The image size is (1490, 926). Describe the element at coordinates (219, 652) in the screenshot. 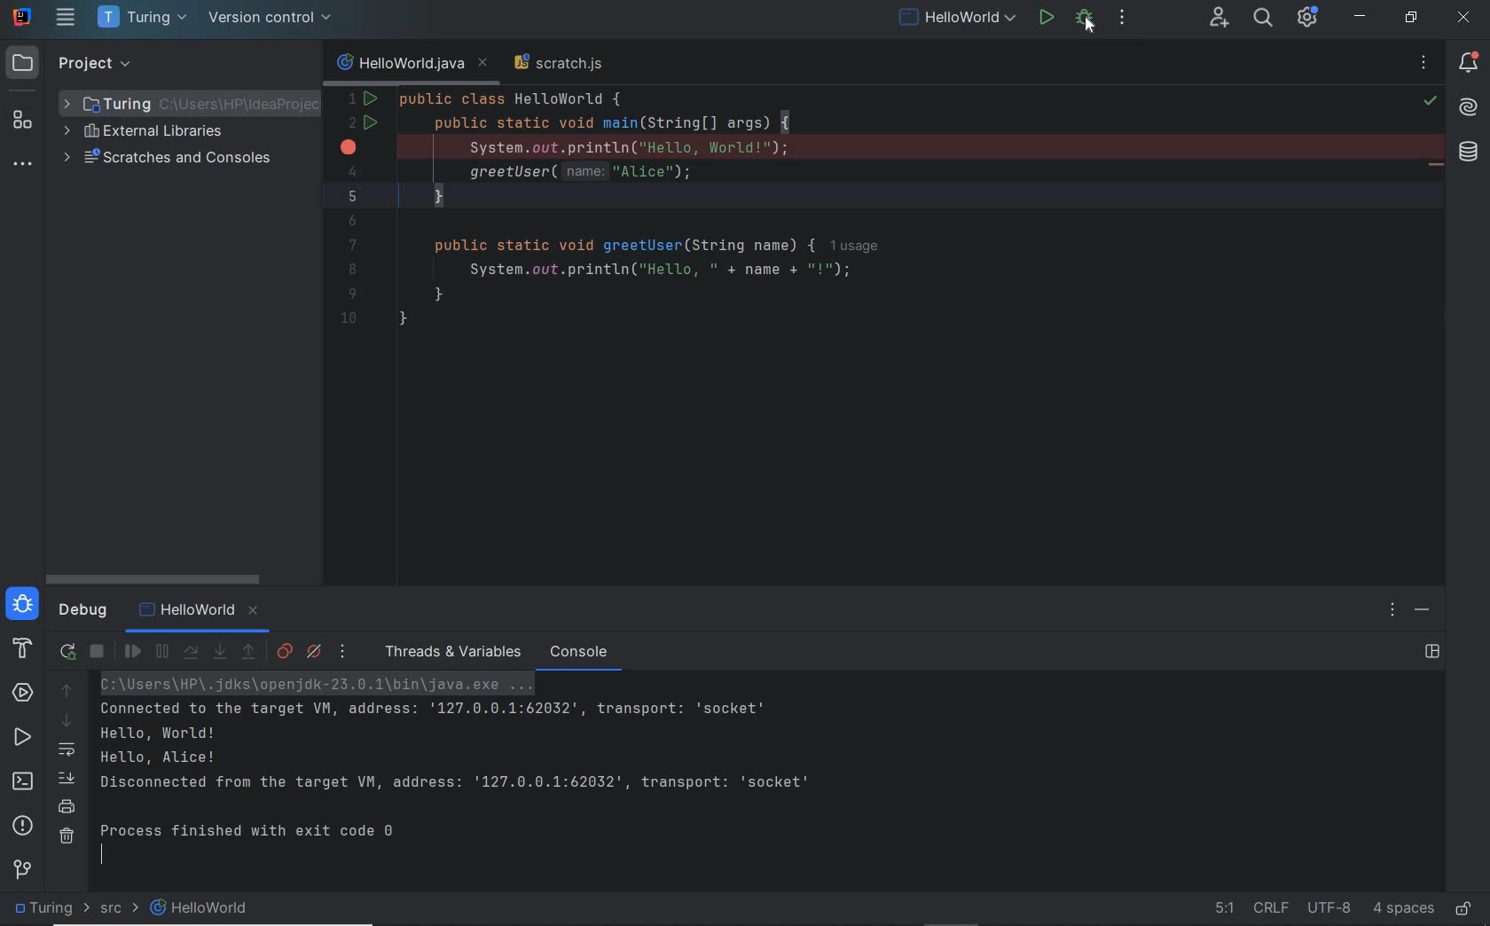

I see `step into` at that location.